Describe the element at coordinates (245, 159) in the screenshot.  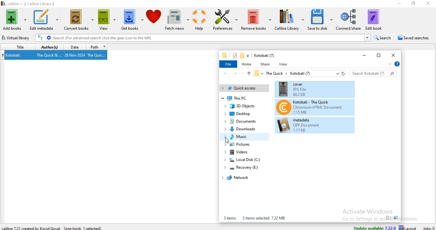
I see `local disk (C:)` at that location.